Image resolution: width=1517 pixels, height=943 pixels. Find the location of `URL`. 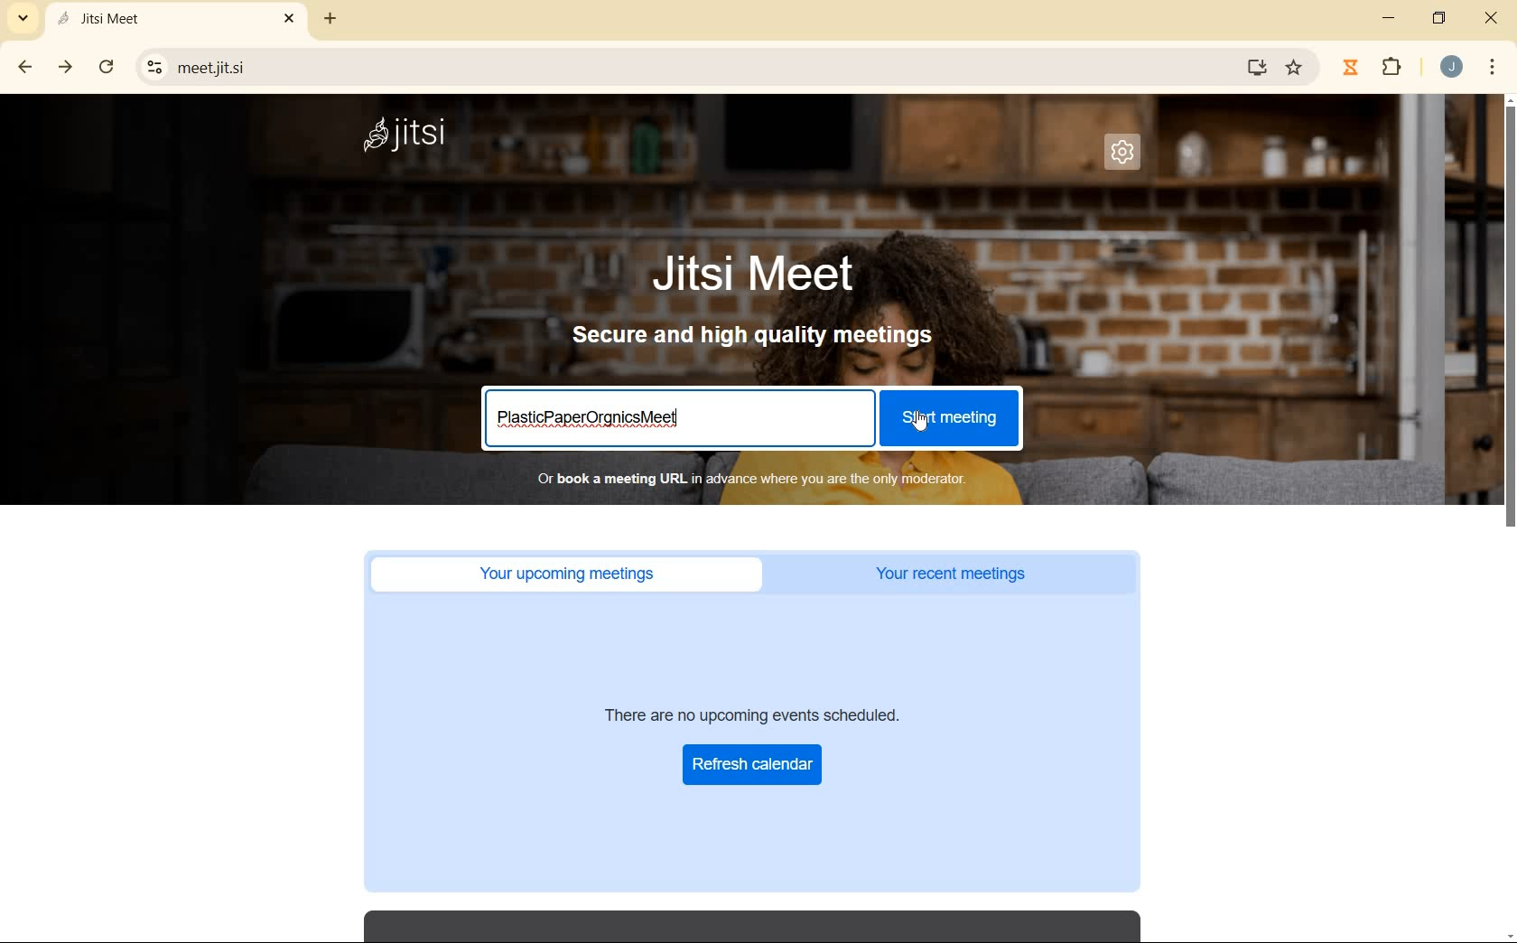

URL is located at coordinates (698, 66).